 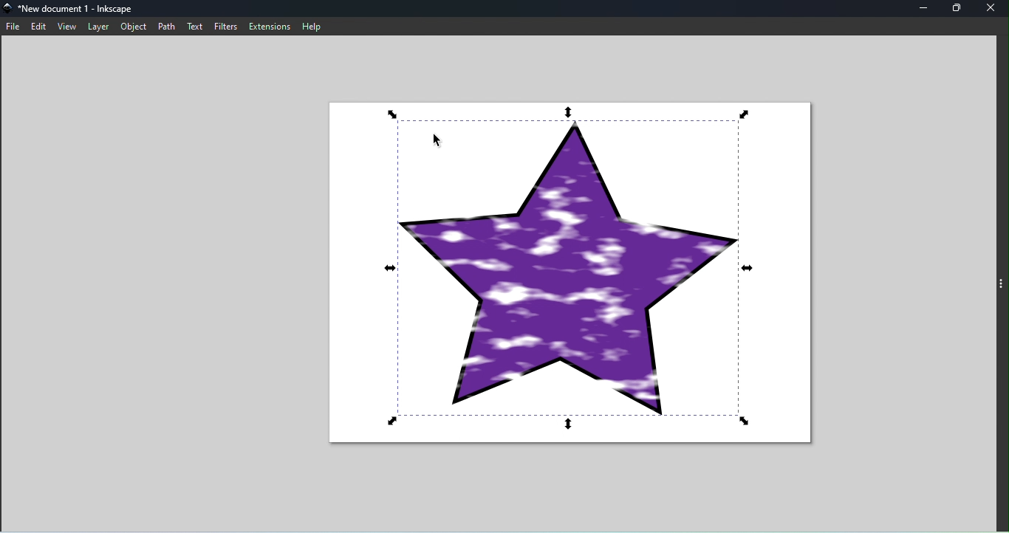 I want to click on toggle command panel, so click(x=1002, y=286).